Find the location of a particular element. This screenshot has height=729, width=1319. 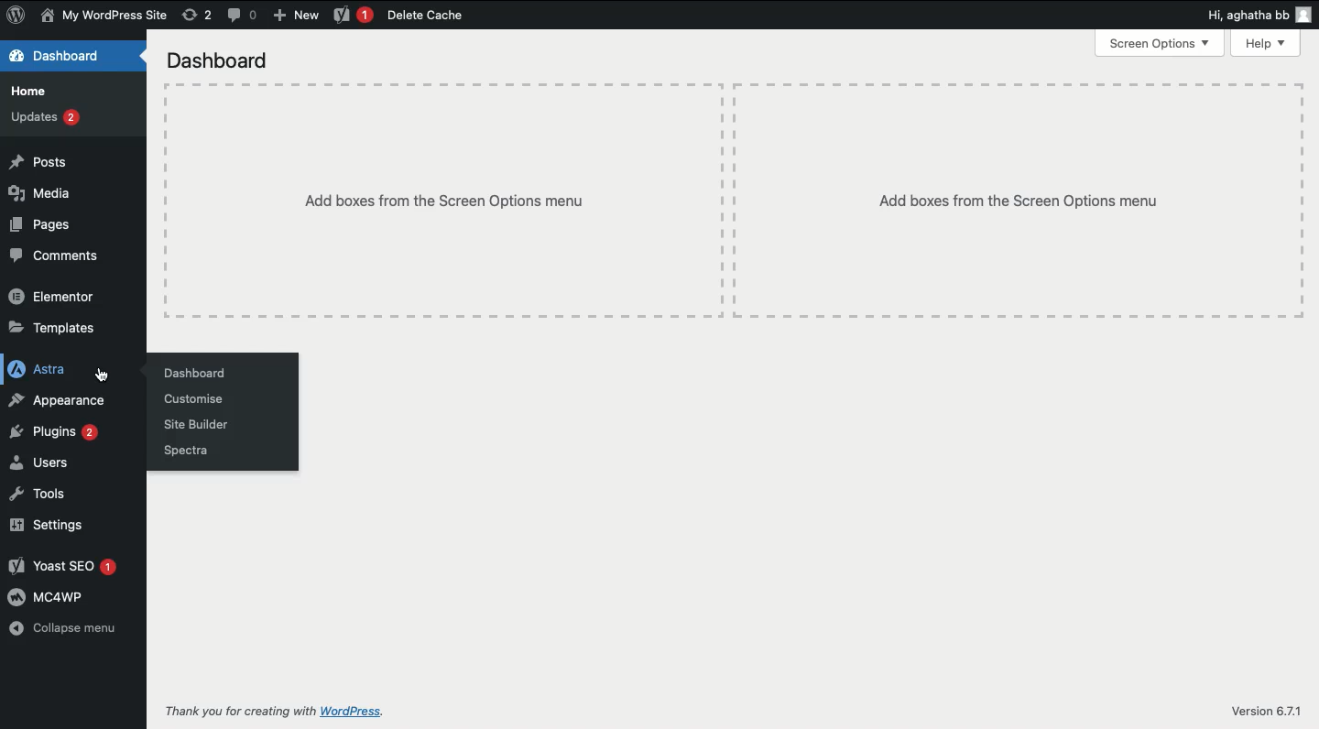

user icon is located at coordinates (1302, 16).